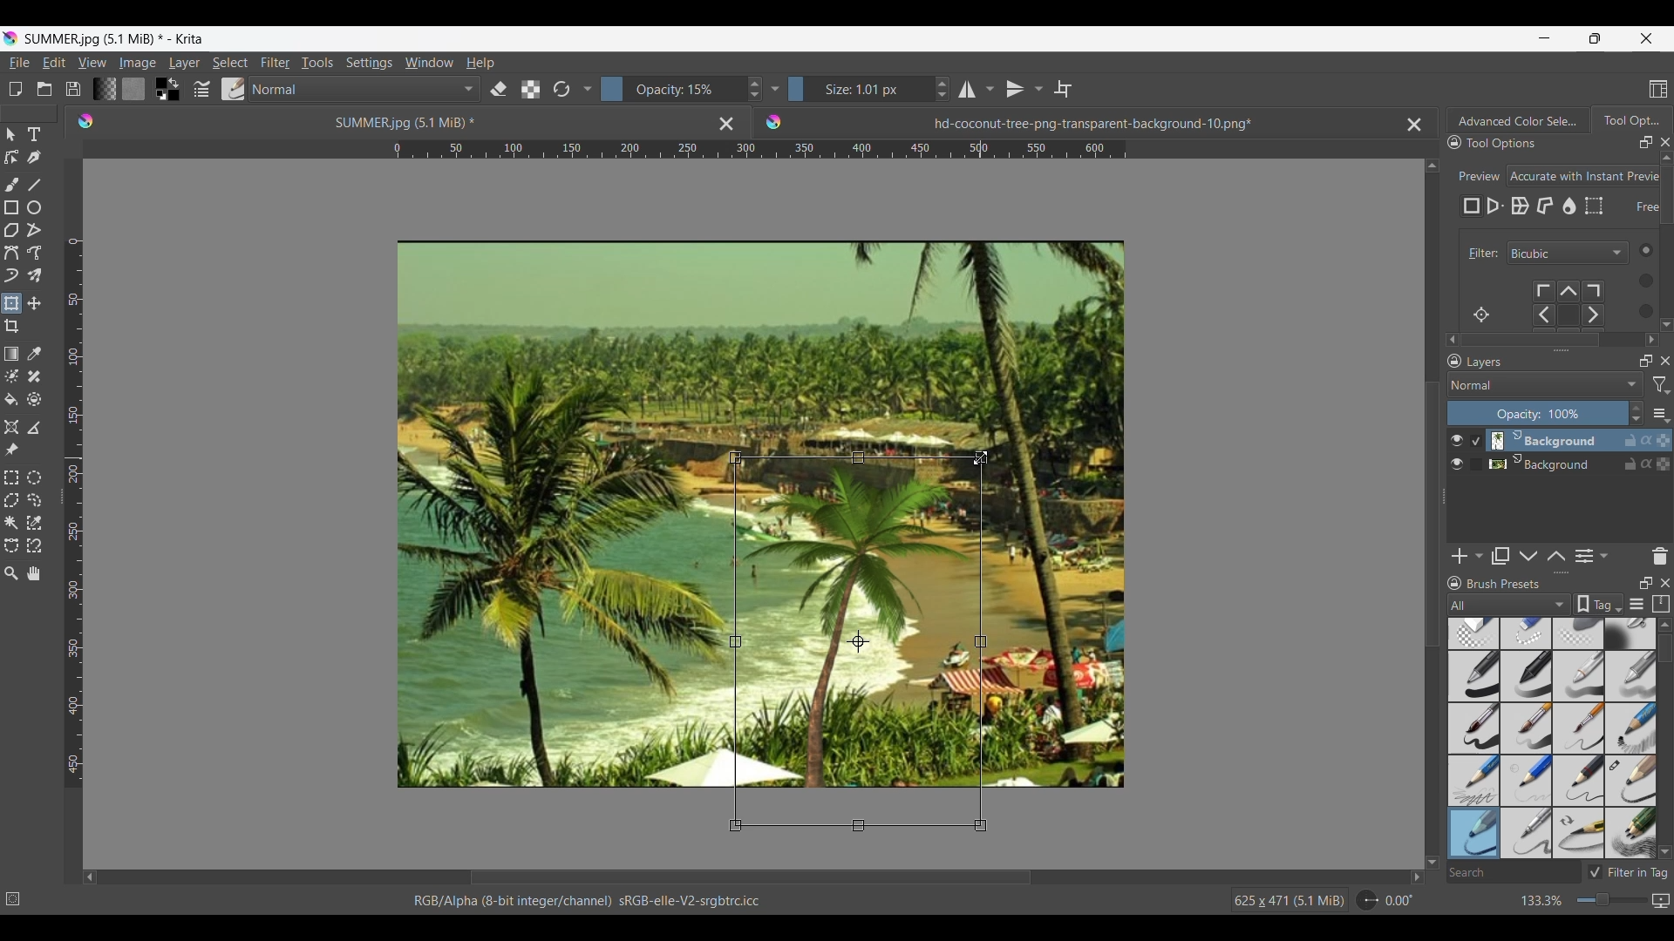 This screenshot has width=1674, height=941. What do you see at coordinates (11, 573) in the screenshot?
I see `Zoom tool` at bounding box center [11, 573].